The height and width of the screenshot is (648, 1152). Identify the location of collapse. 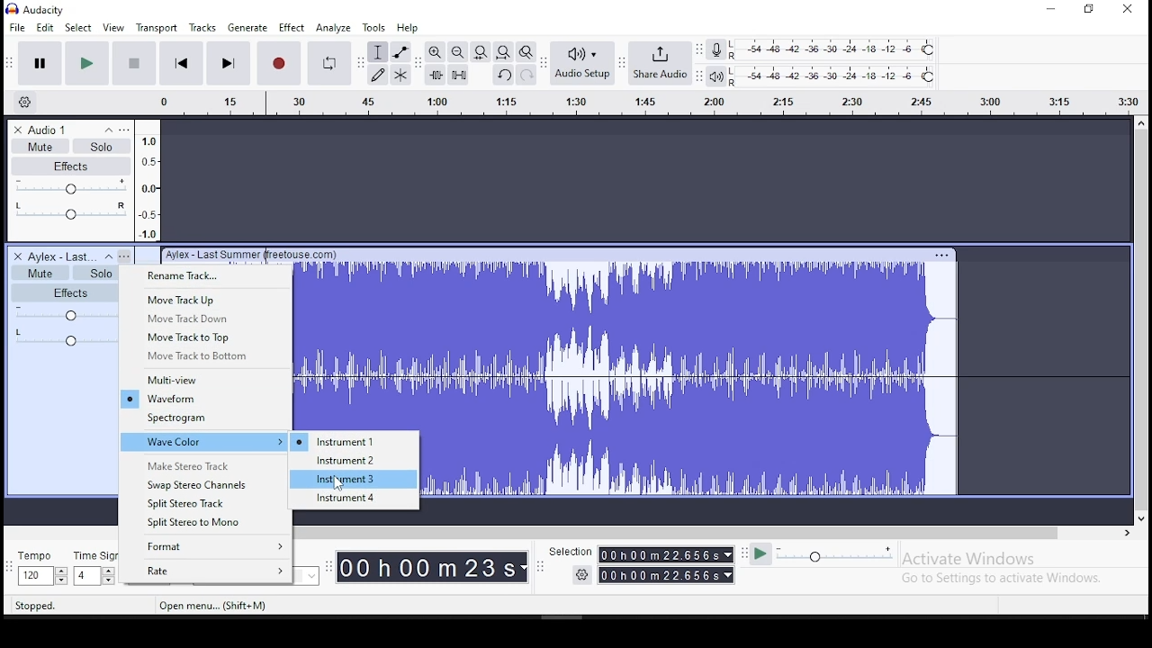
(107, 130).